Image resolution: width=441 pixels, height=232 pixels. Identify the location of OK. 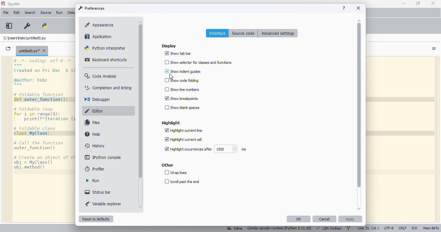
(299, 219).